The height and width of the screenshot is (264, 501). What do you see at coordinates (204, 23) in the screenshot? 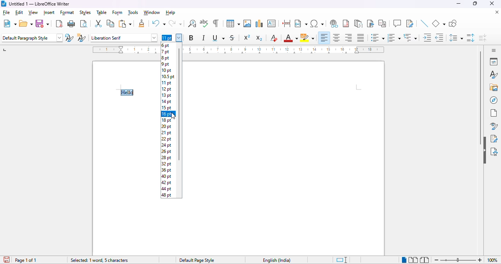
I see `check spelling` at bounding box center [204, 23].